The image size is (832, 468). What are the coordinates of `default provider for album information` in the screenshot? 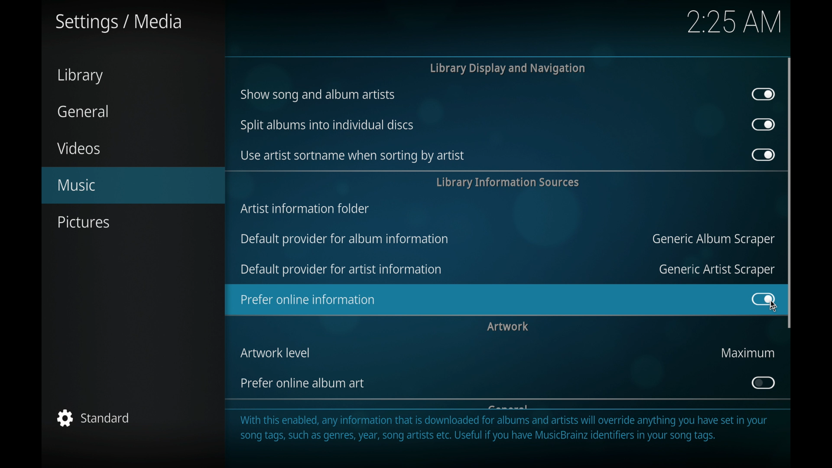 It's located at (346, 240).